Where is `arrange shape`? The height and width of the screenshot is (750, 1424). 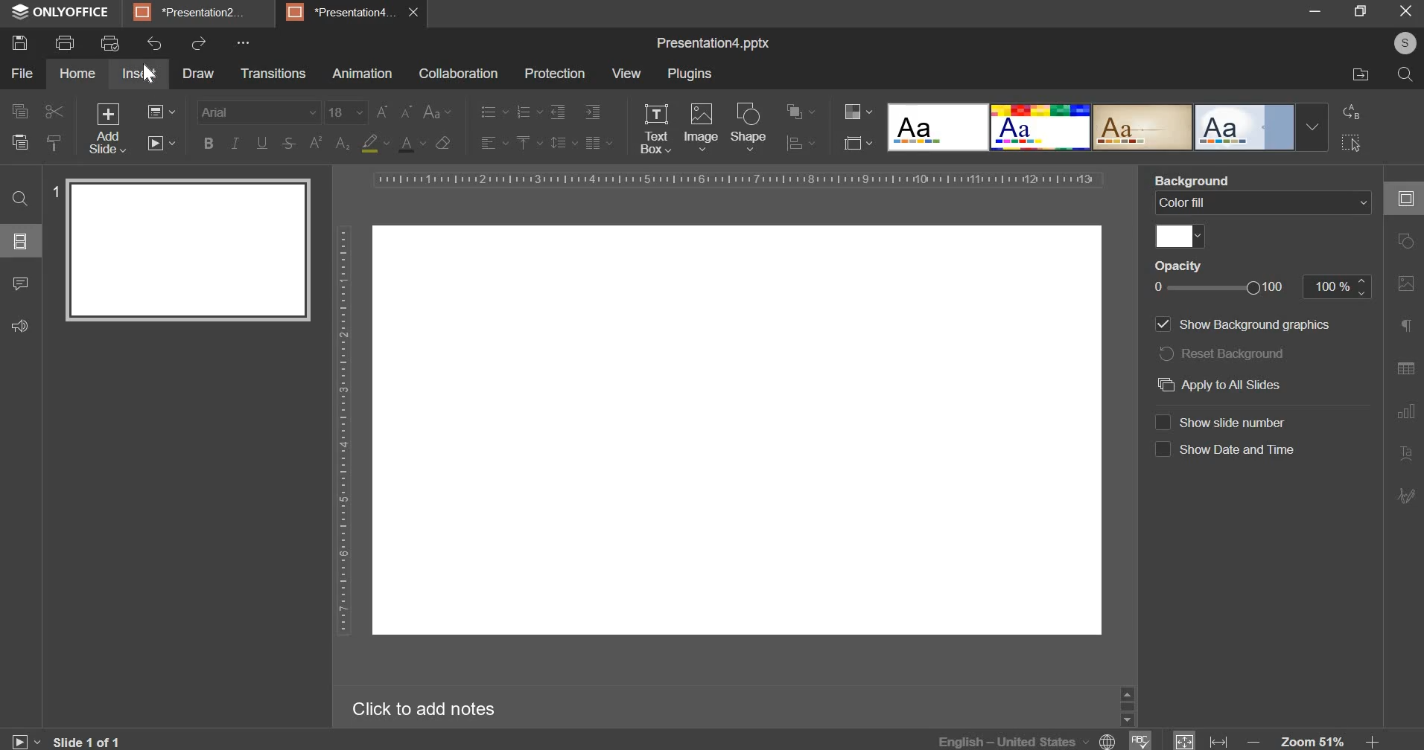
arrange shape is located at coordinates (801, 110).